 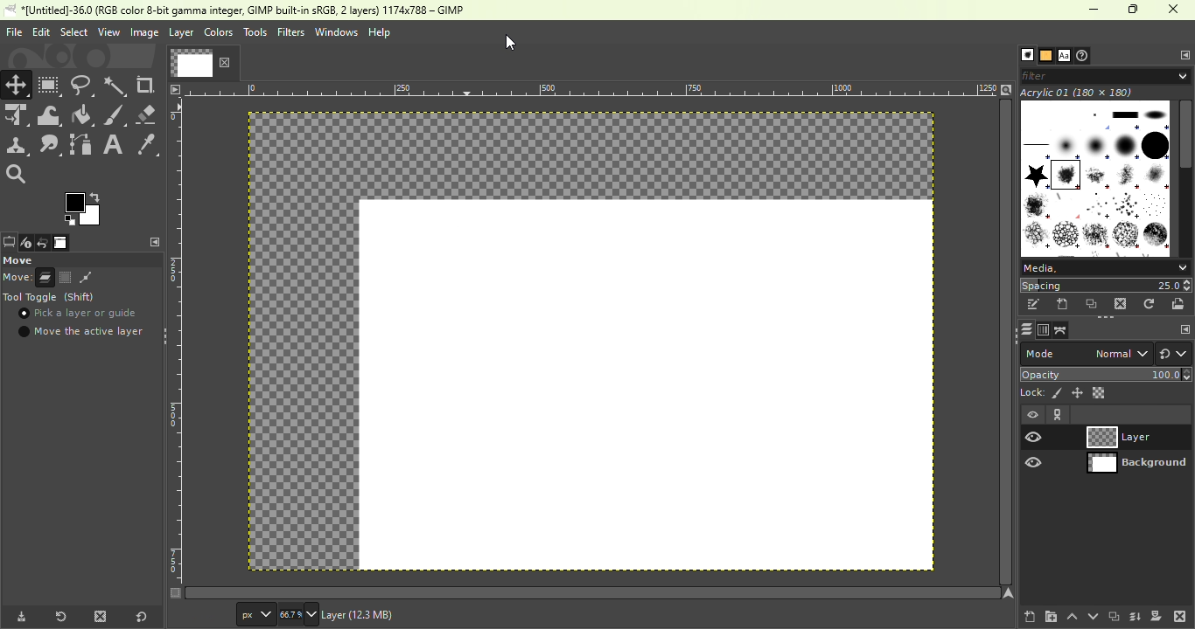 What do you see at coordinates (1006, 88) in the screenshot?
I see `Zoom image` at bounding box center [1006, 88].